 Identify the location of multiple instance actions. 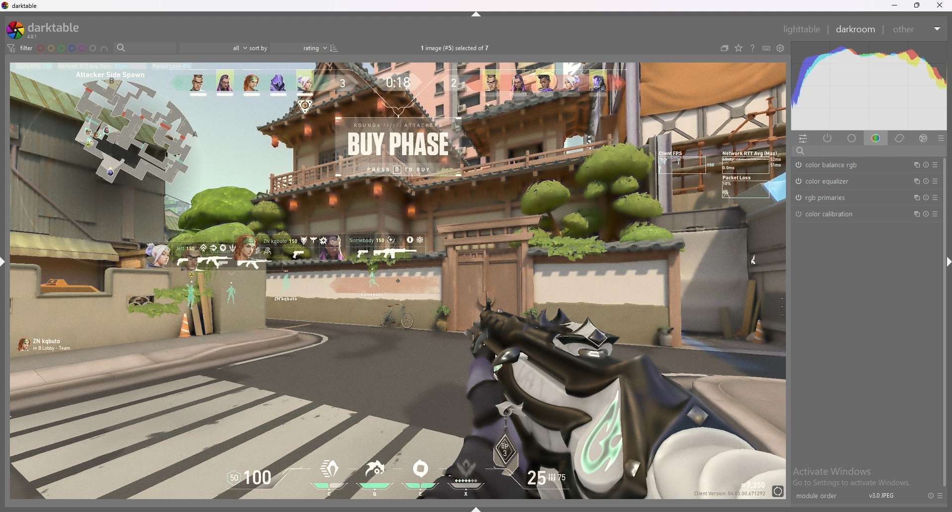
(913, 181).